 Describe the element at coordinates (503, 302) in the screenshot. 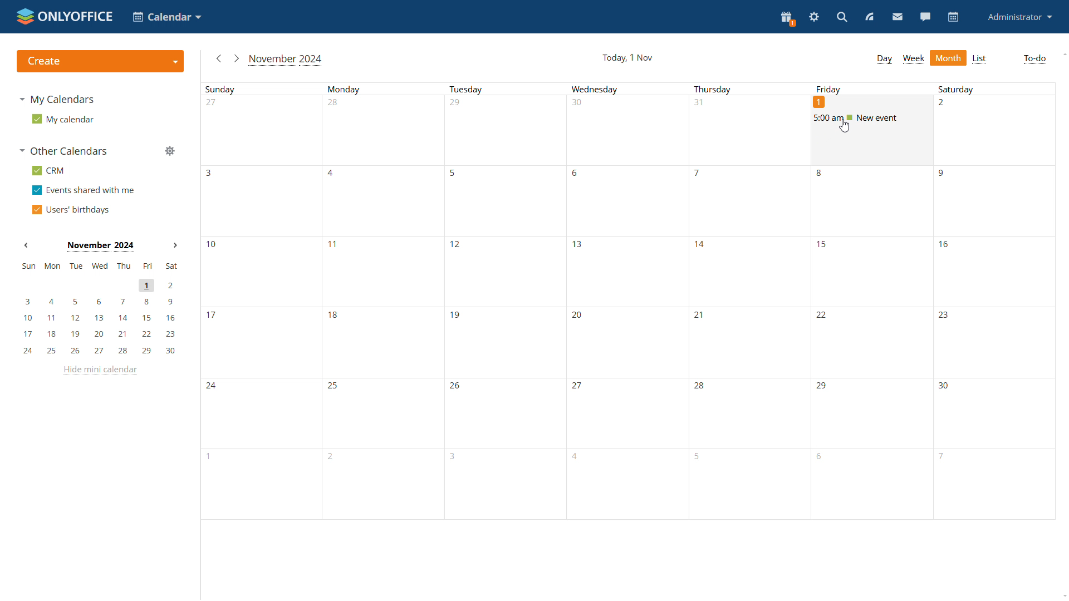

I see `Tuesdays` at that location.